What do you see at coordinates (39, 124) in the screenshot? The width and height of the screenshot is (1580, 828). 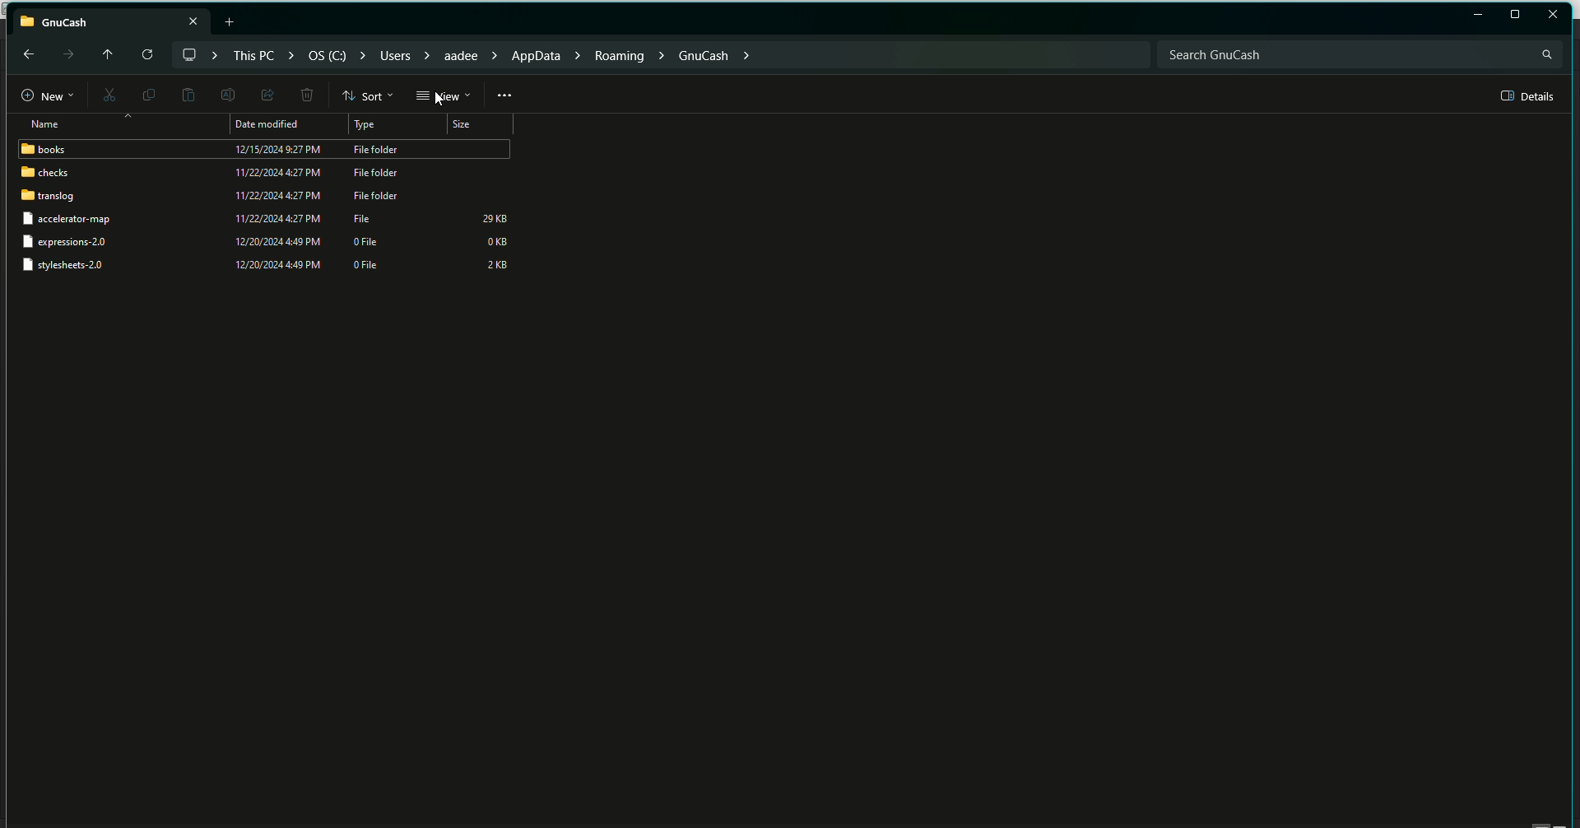 I see `Name` at bounding box center [39, 124].